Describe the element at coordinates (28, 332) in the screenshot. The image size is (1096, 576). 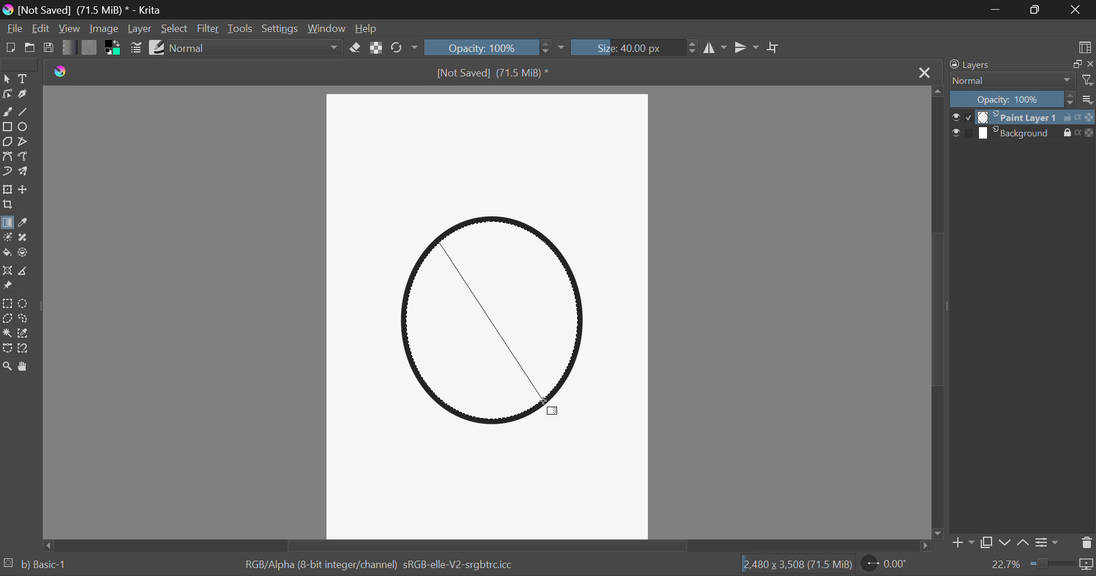
I see `Similar Color Selection` at that location.